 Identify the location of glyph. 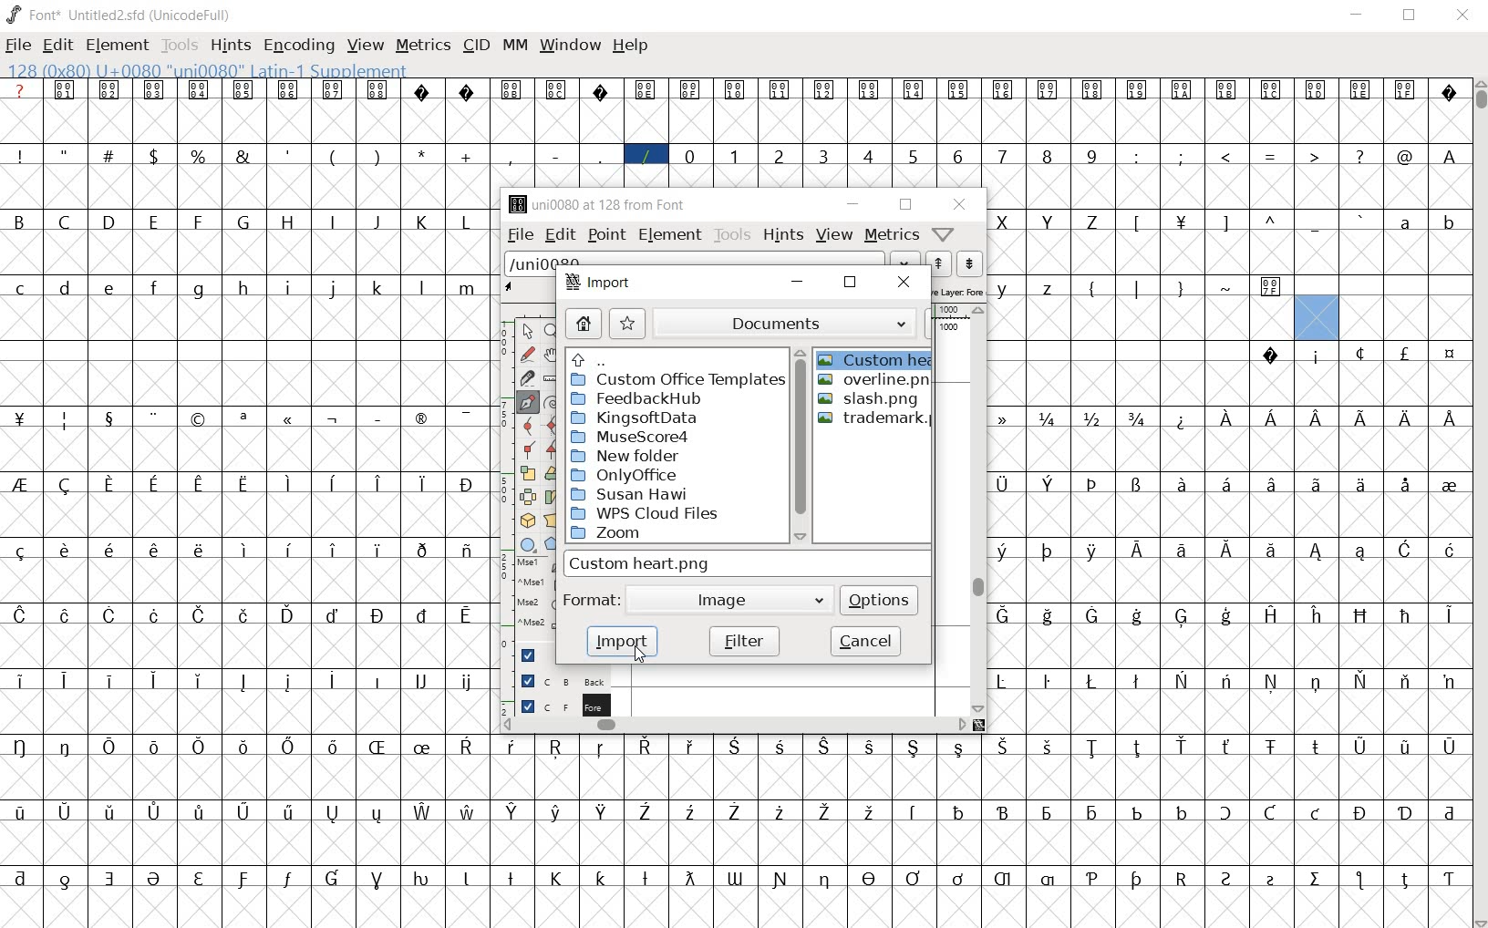
(112, 289).